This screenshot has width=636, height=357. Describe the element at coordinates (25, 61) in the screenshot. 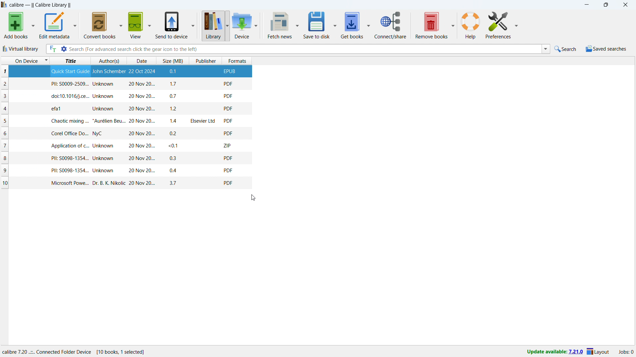

I see `on device` at that location.